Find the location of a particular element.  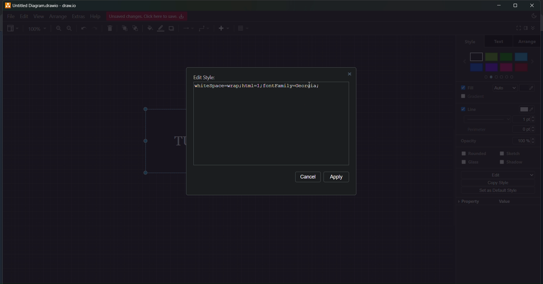

red is located at coordinates (520, 68).